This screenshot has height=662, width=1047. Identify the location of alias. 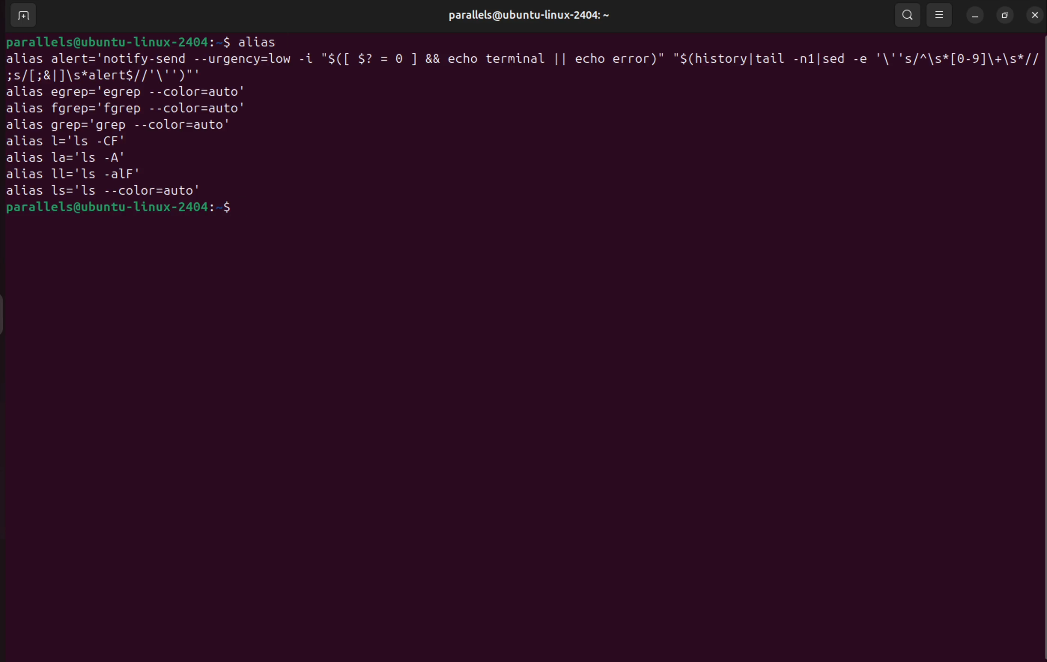
(259, 41).